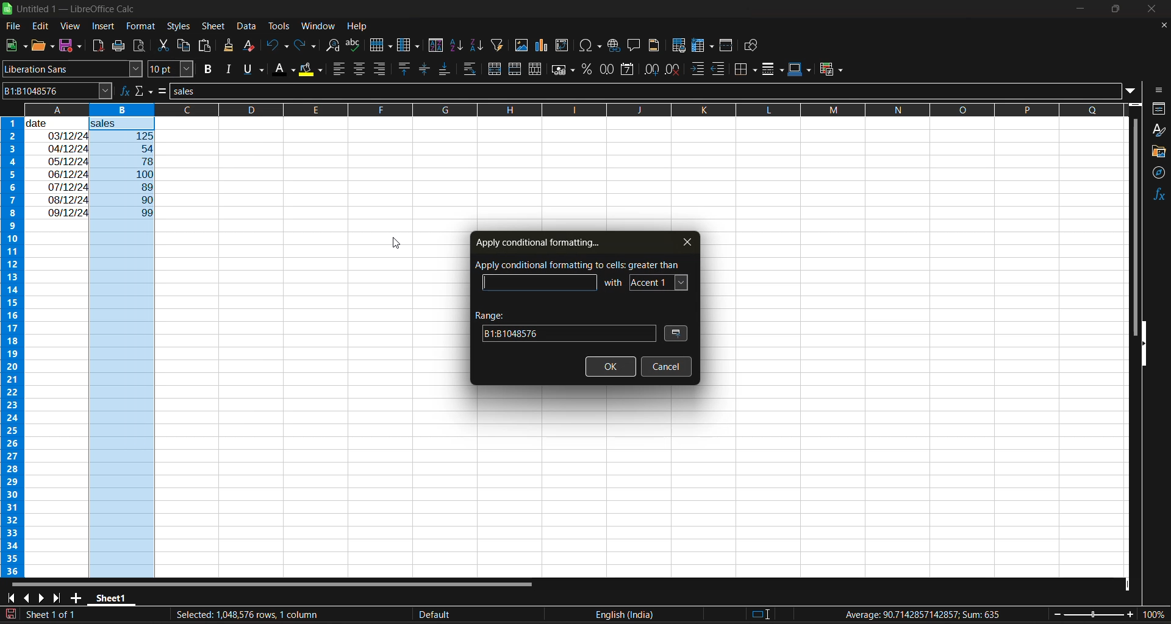  Describe the element at coordinates (1081, 7) in the screenshot. I see `minimize` at that location.